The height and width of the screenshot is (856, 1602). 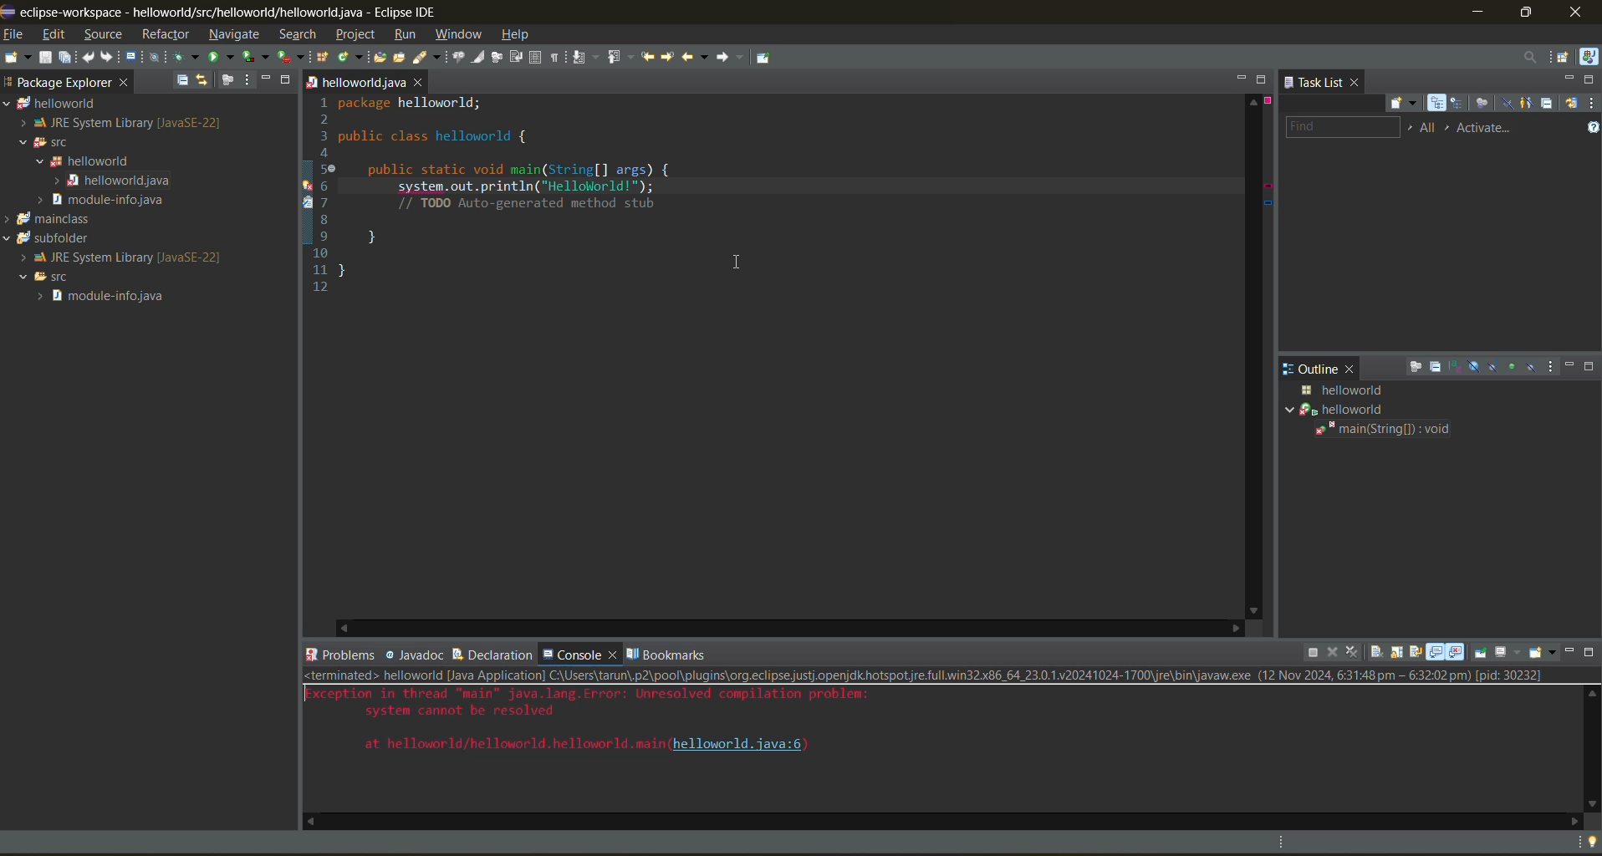 What do you see at coordinates (416, 655) in the screenshot?
I see `javadoc` at bounding box center [416, 655].